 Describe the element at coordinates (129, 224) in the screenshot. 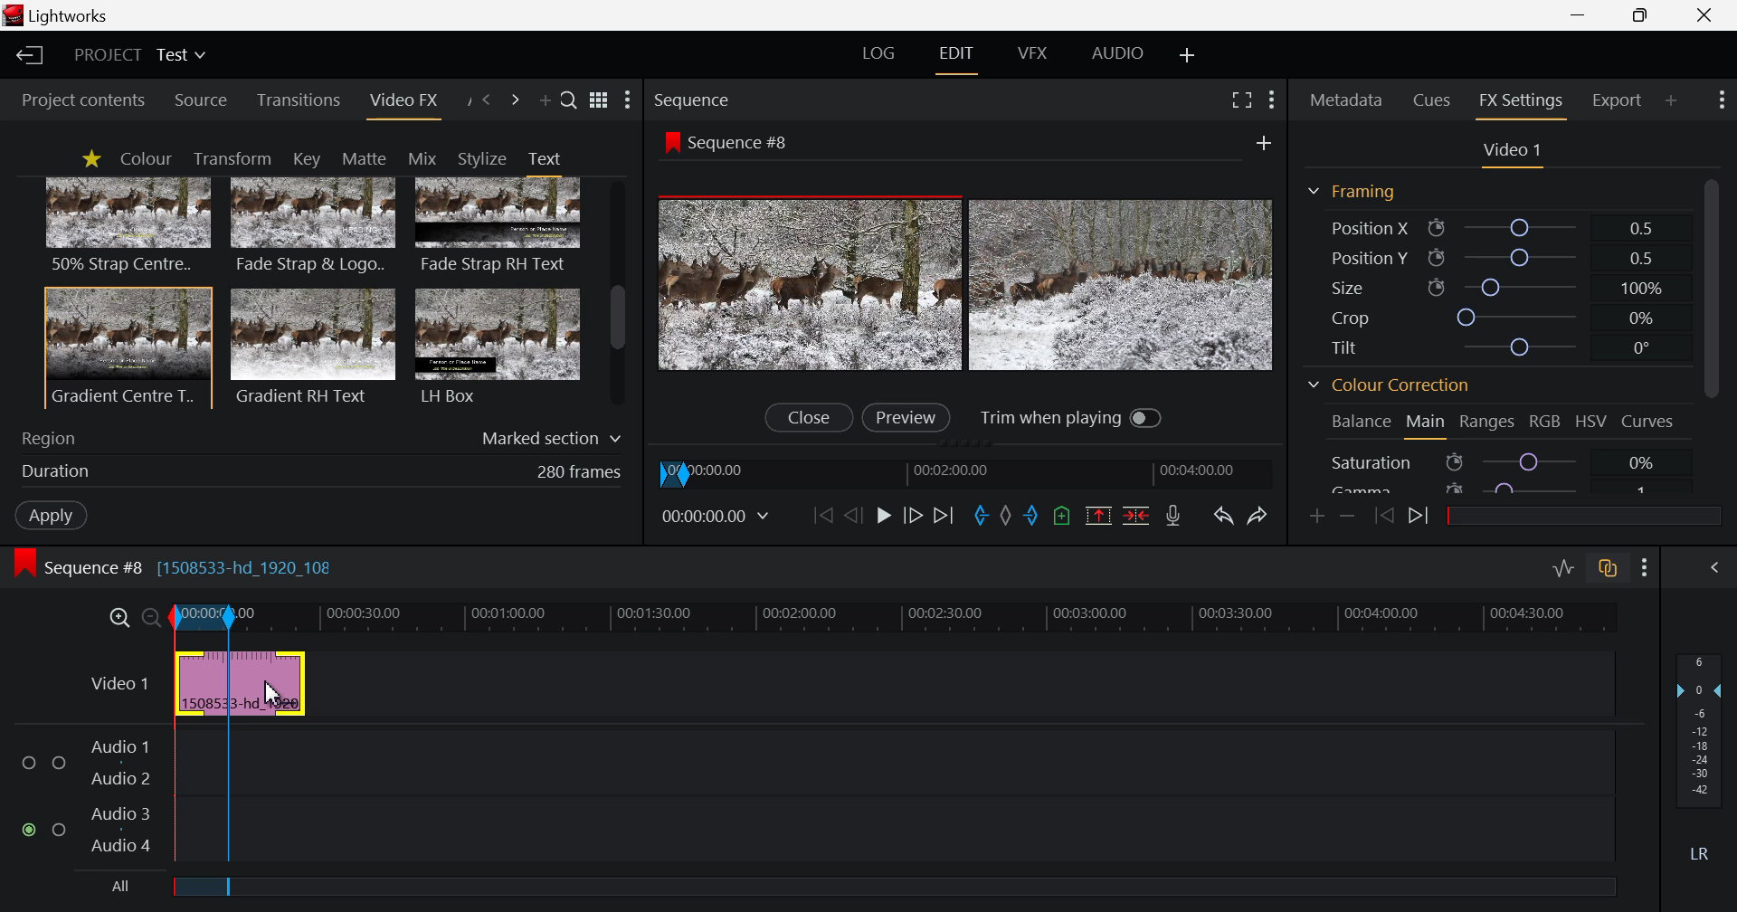

I see `50% Strap centre` at that location.